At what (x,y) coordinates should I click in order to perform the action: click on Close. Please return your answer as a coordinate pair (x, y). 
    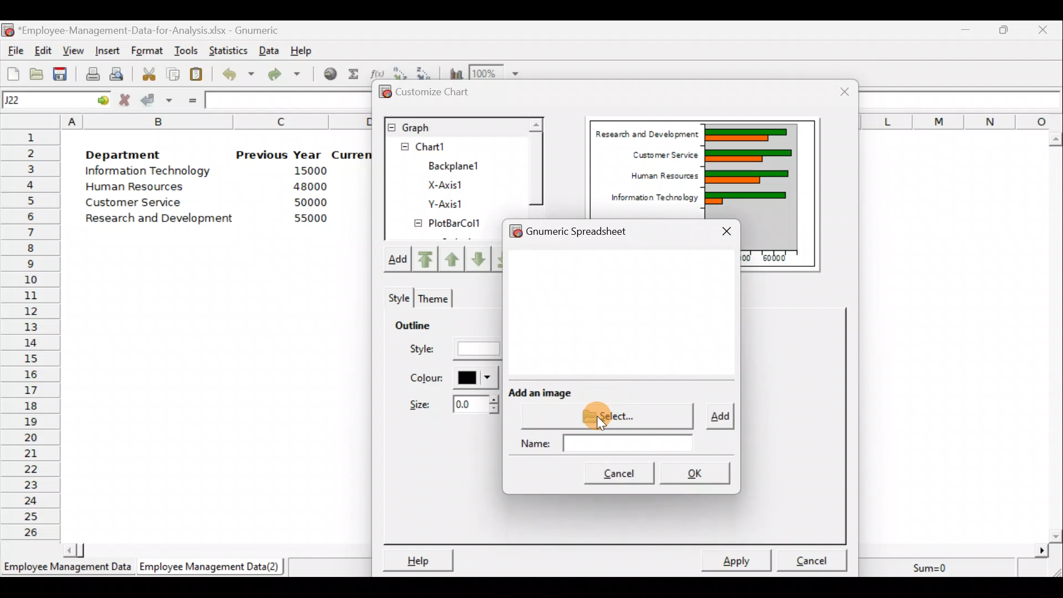
    Looking at the image, I should click on (1045, 29).